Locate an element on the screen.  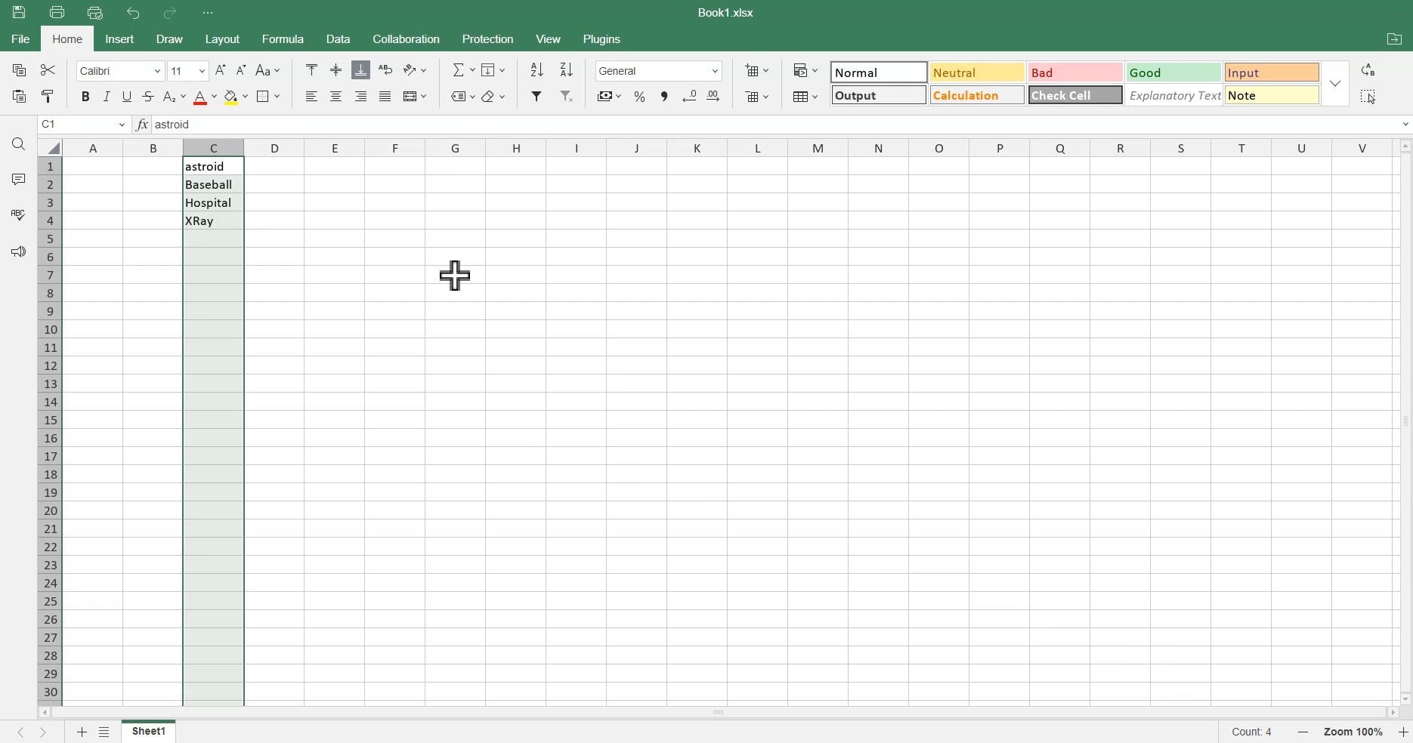
List Of Sheet is located at coordinates (107, 732).